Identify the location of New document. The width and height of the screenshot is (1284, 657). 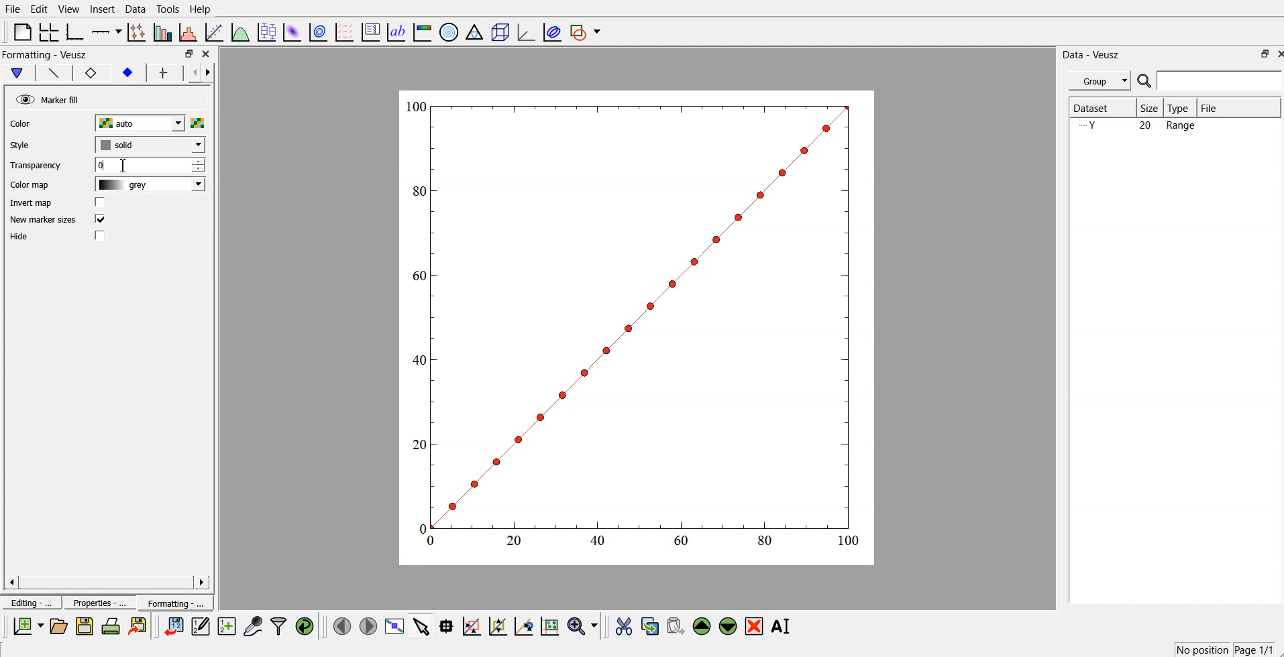
(29, 626).